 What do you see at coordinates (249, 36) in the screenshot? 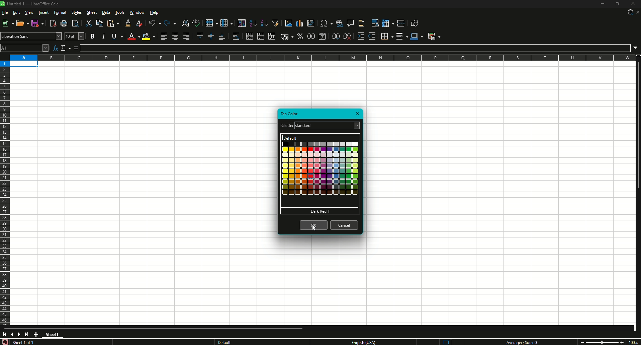
I see `Merge and Center or Unmerge` at bounding box center [249, 36].